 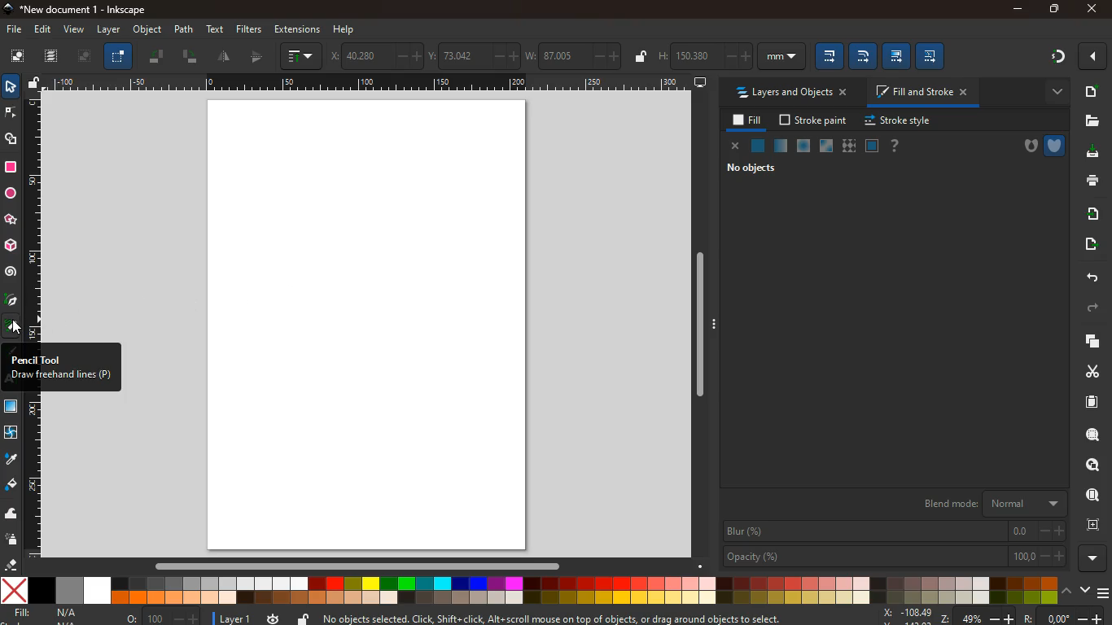 I want to click on shield, so click(x=1057, y=144).